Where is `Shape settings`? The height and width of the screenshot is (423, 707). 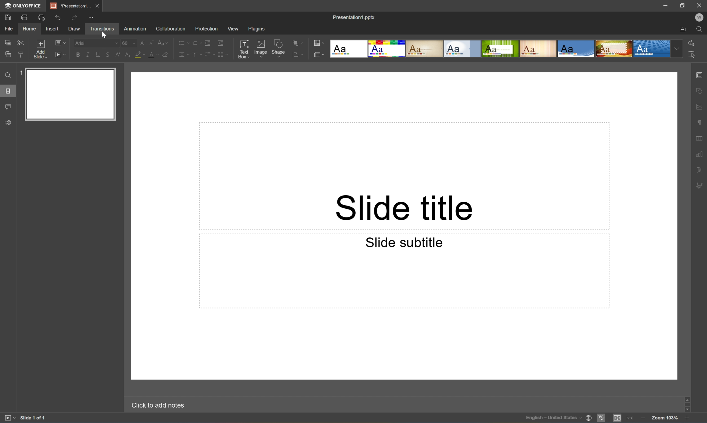 Shape settings is located at coordinates (700, 90).